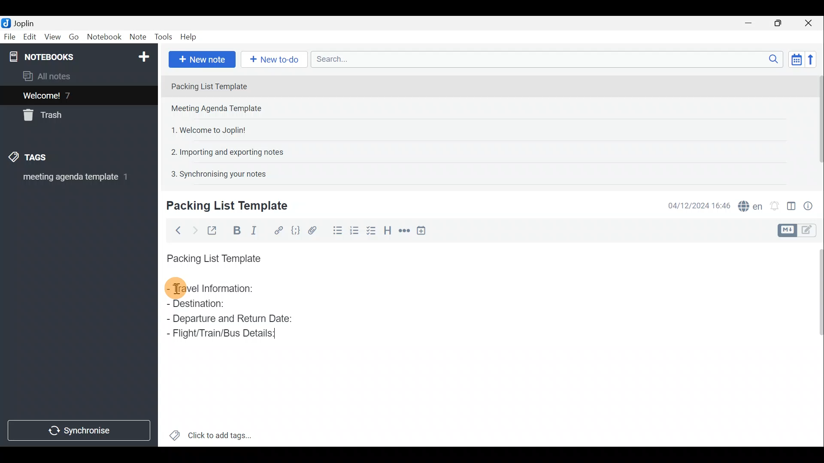 The width and height of the screenshot is (824, 463). What do you see at coordinates (295, 230) in the screenshot?
I see `Code` at bounding box center [295, 230].